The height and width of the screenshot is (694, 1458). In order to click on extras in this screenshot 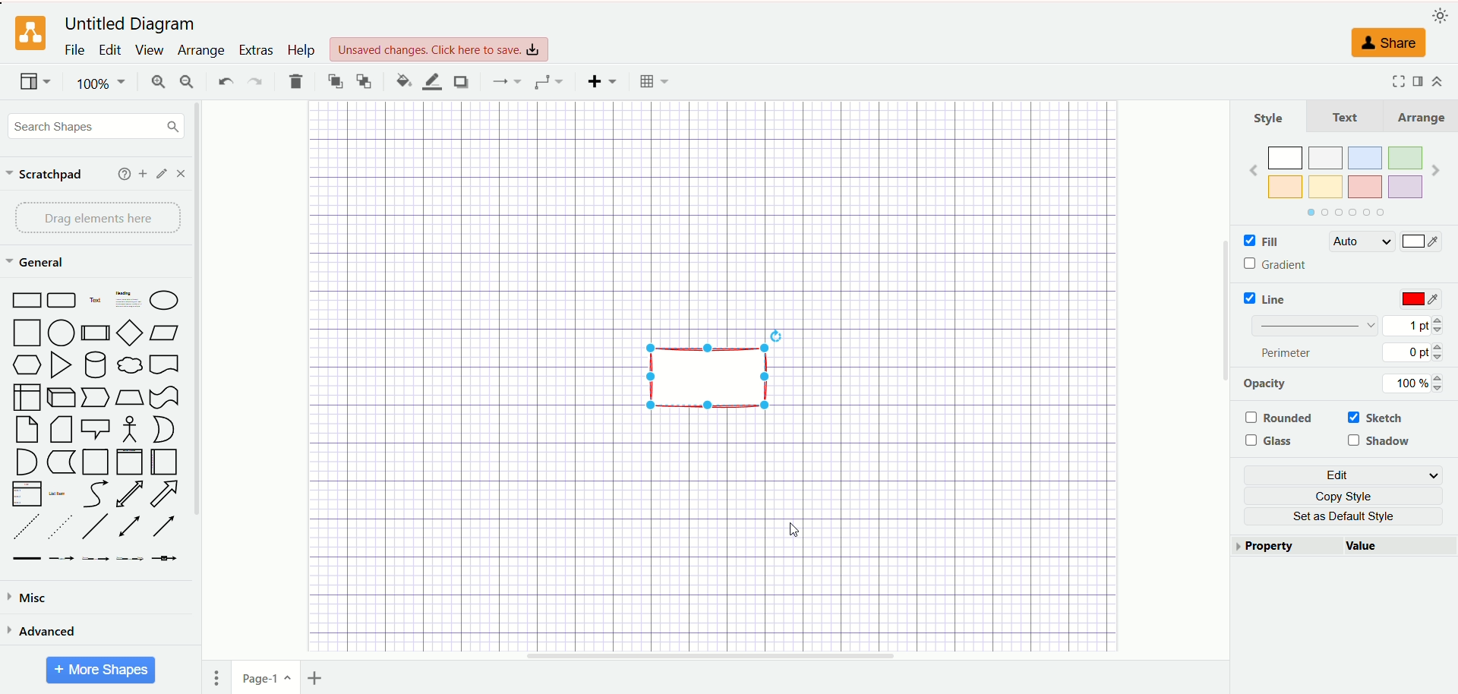, I will do `click(255, 49)`.